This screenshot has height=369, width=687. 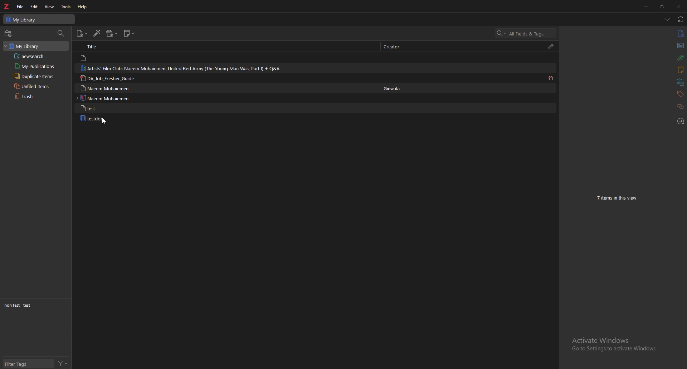 I want to click on view, so click(x=49, y=7).